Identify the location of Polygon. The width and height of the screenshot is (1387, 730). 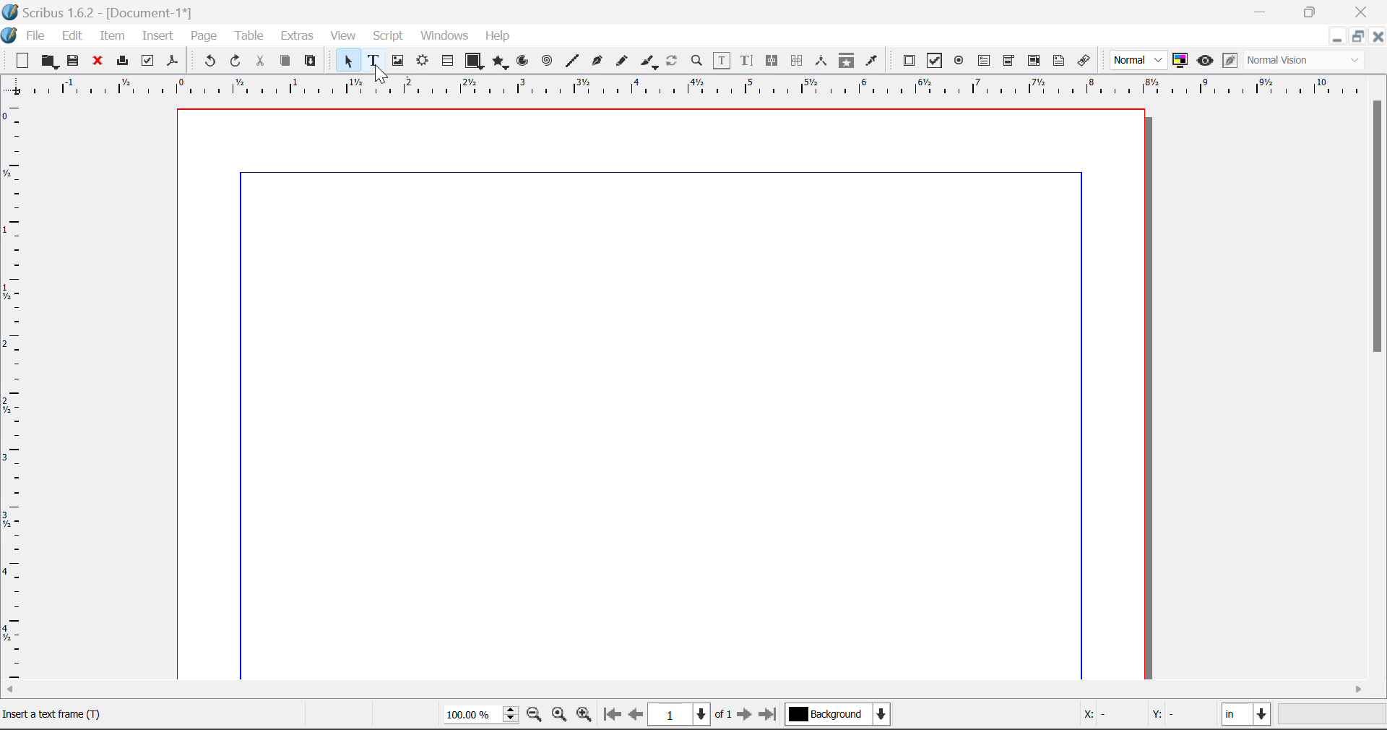
(501, 62).